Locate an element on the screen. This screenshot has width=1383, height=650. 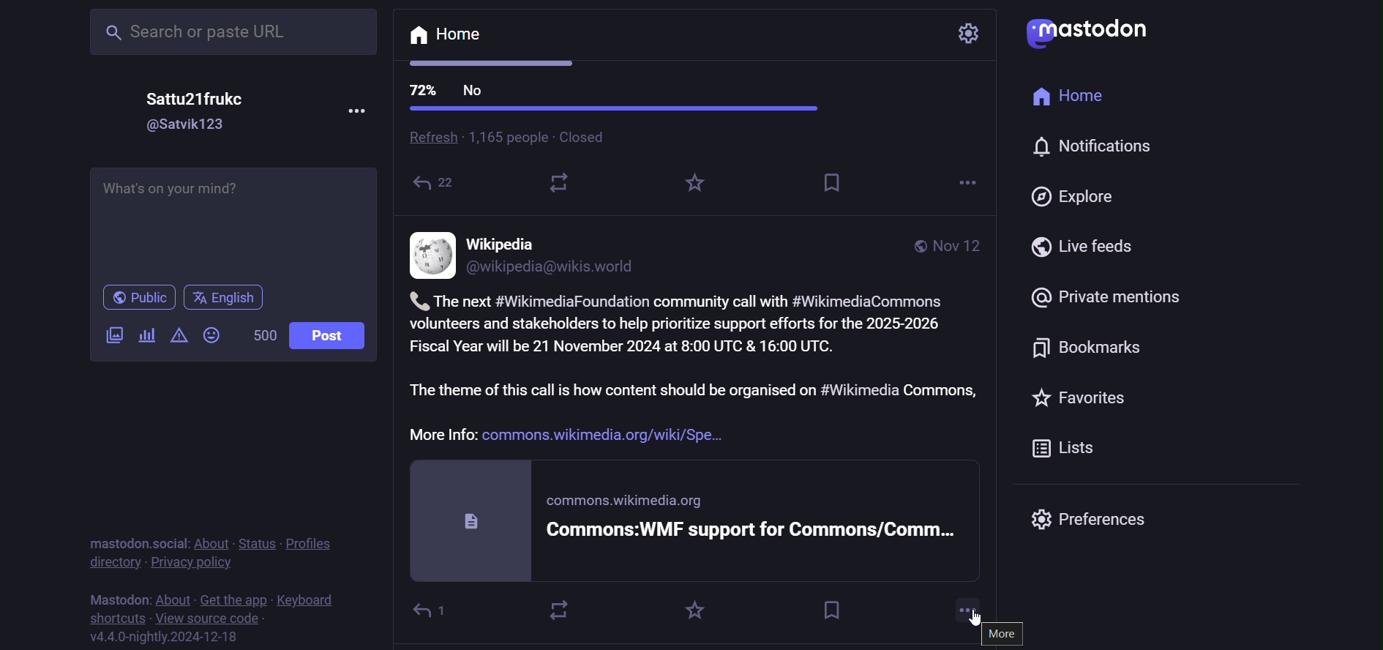
post here is located at coordinates (229, 217).